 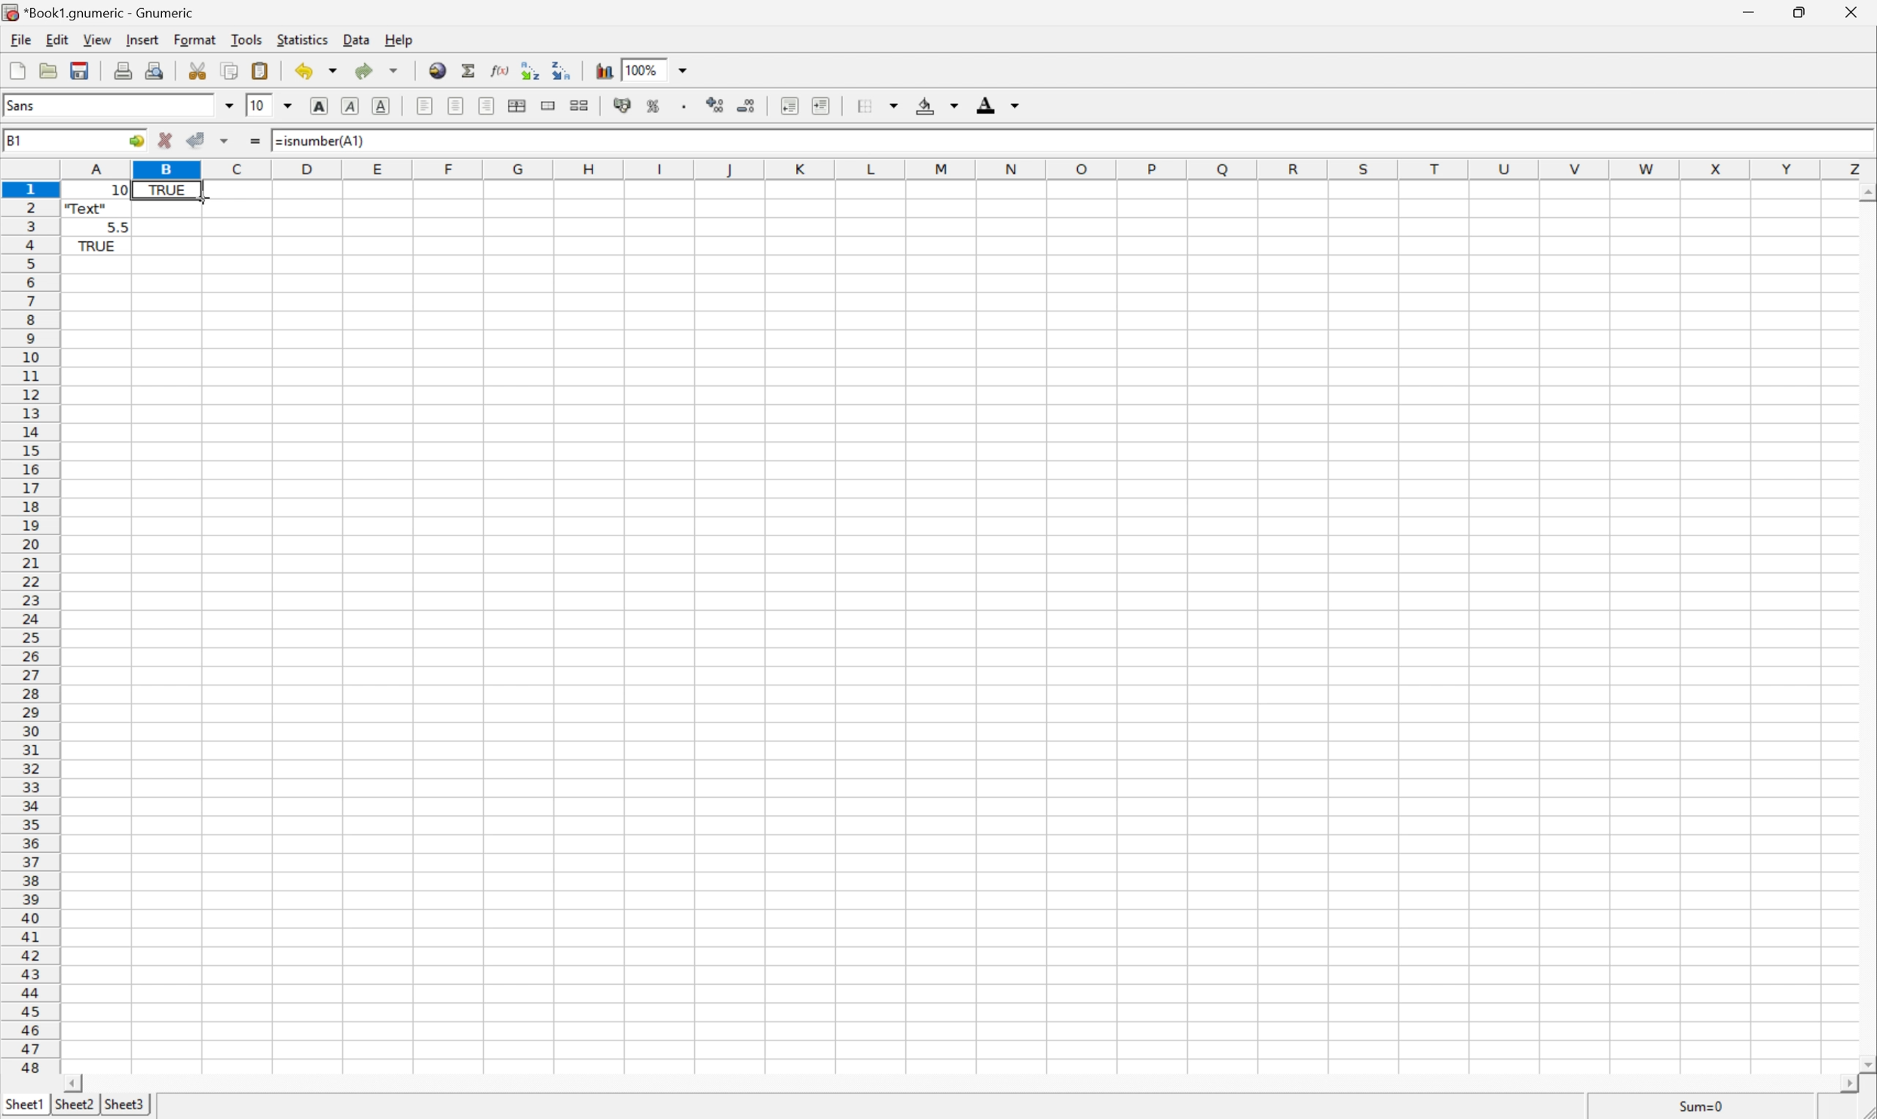 I want to click on Format, so click(x=196, y=39).